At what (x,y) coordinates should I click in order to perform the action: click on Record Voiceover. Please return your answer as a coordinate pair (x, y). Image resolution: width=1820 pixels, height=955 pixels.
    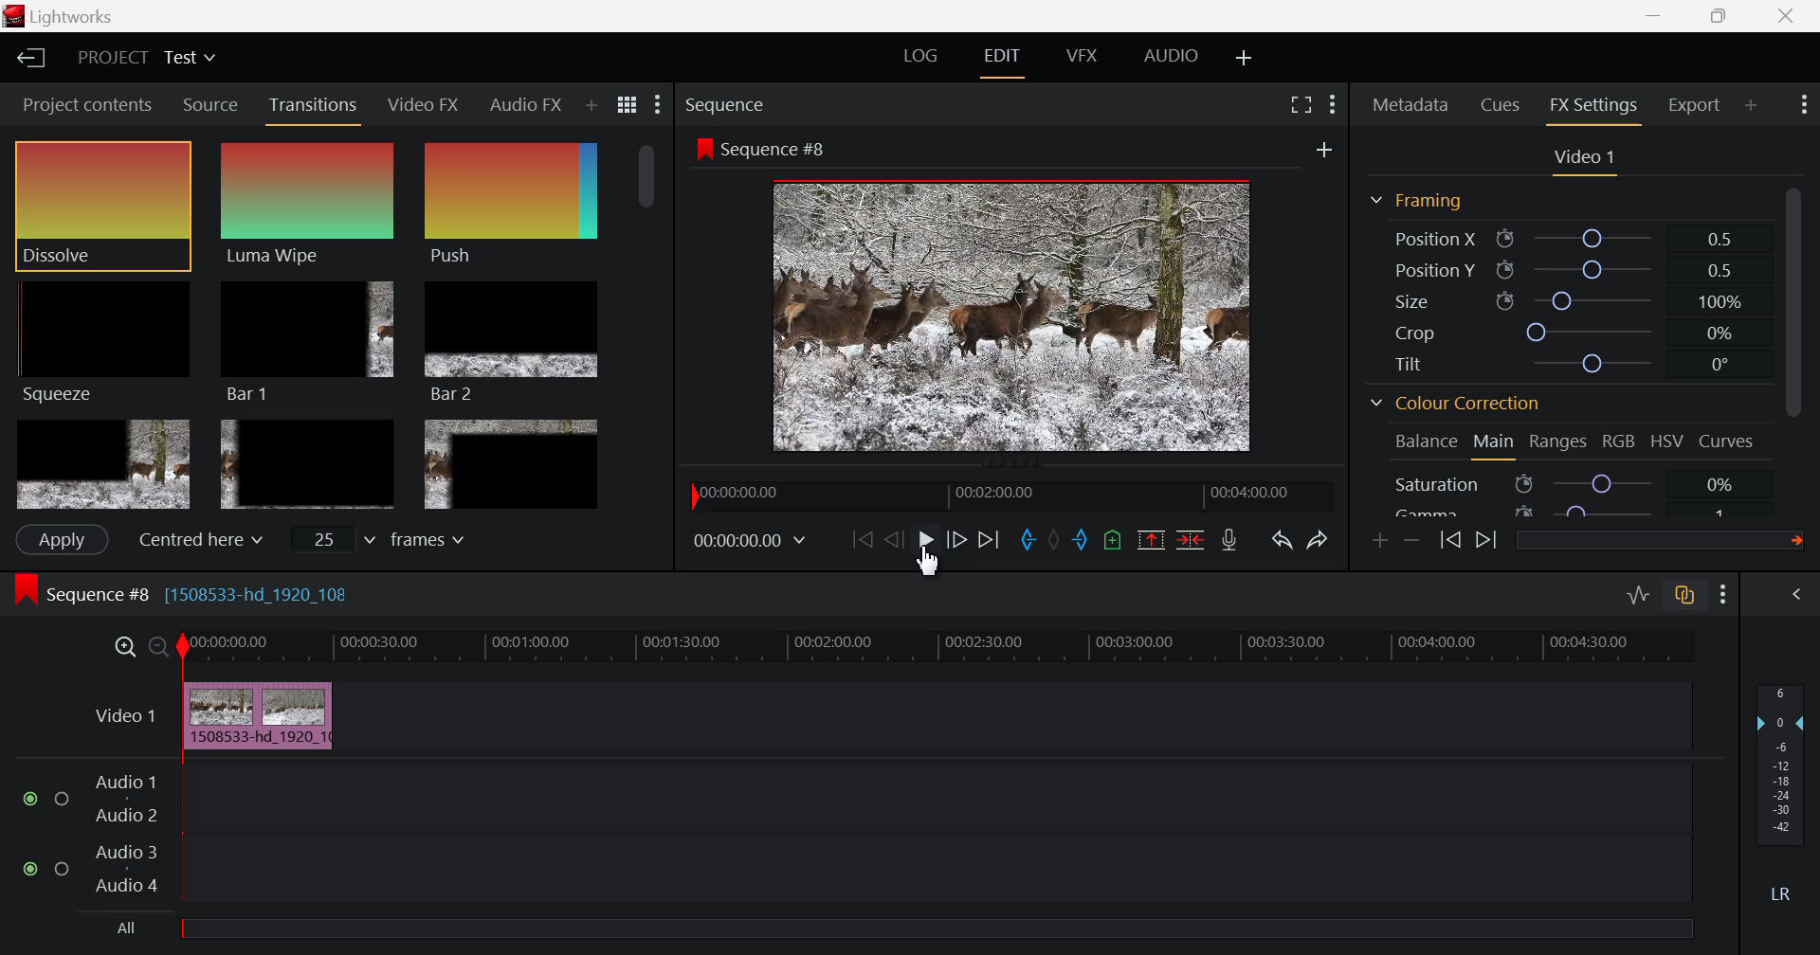
    Looking at the image, I should click on (1228, 540).